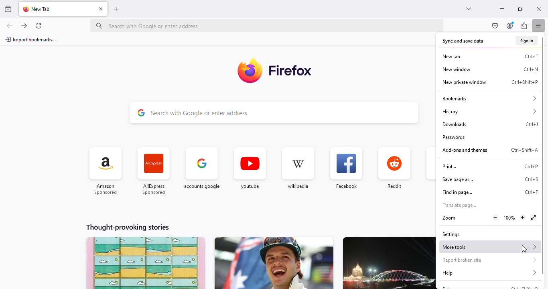 The height and width of the screenshot is (289, 548). Describe the element at coordinates (31, 39) in the screenshot. I see `import bookmarks` at that location.